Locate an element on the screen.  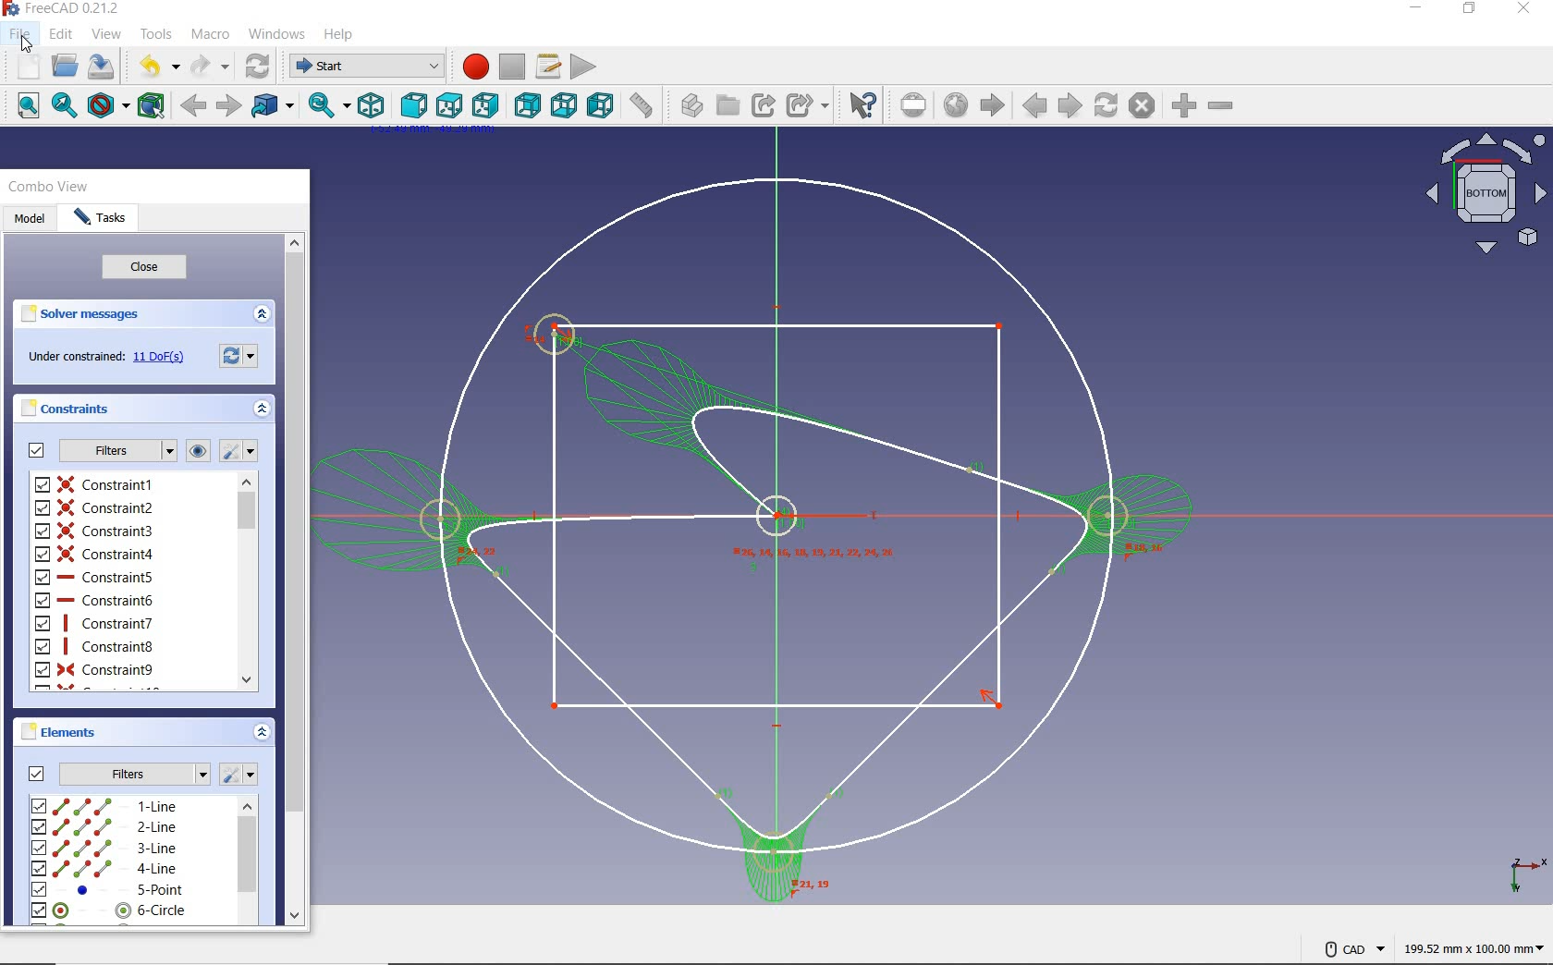
6-circle is located at coordinates (110, 910).